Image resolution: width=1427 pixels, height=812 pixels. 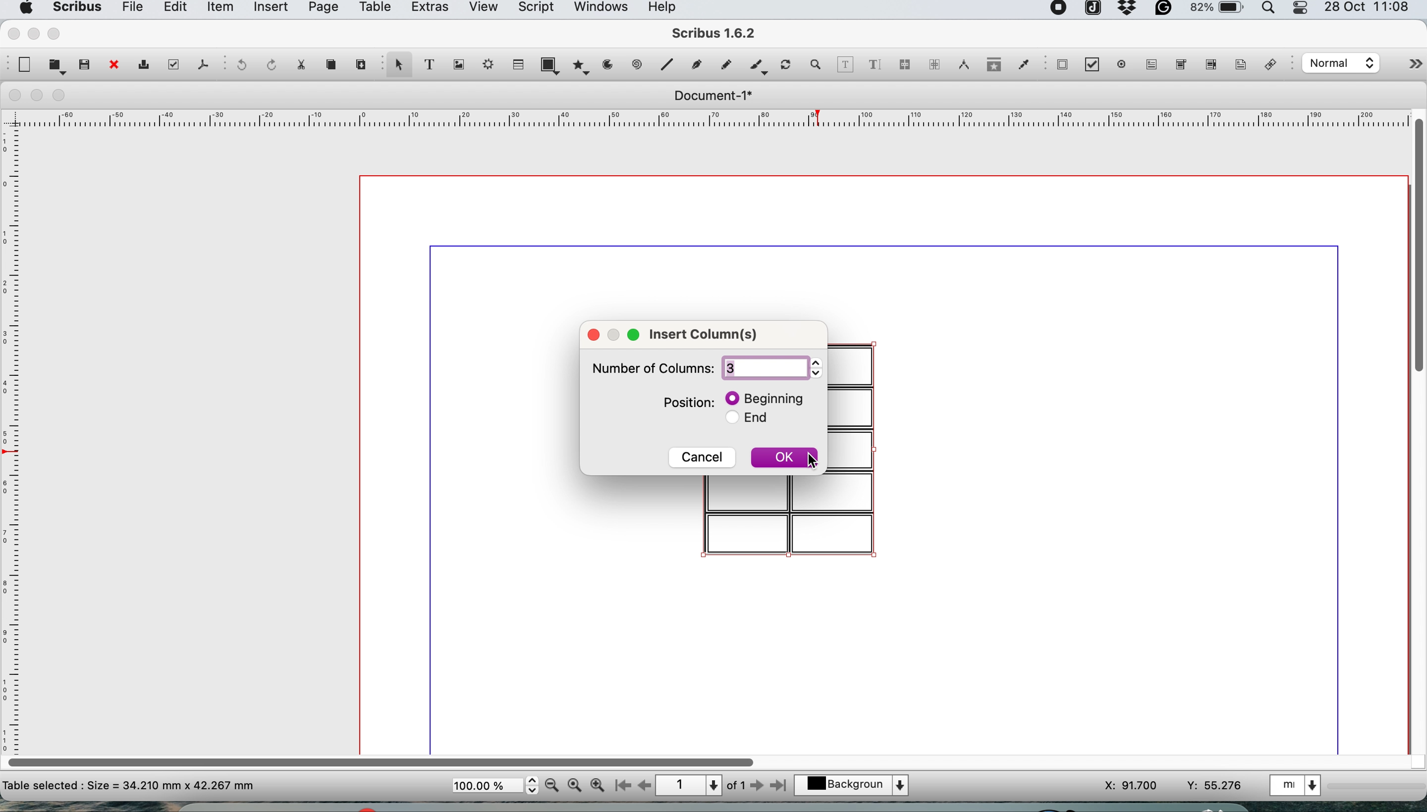 What do you see at coordinates (960, 65) in the screenshot?
I see `measurements` at bounding box center [960, 65].